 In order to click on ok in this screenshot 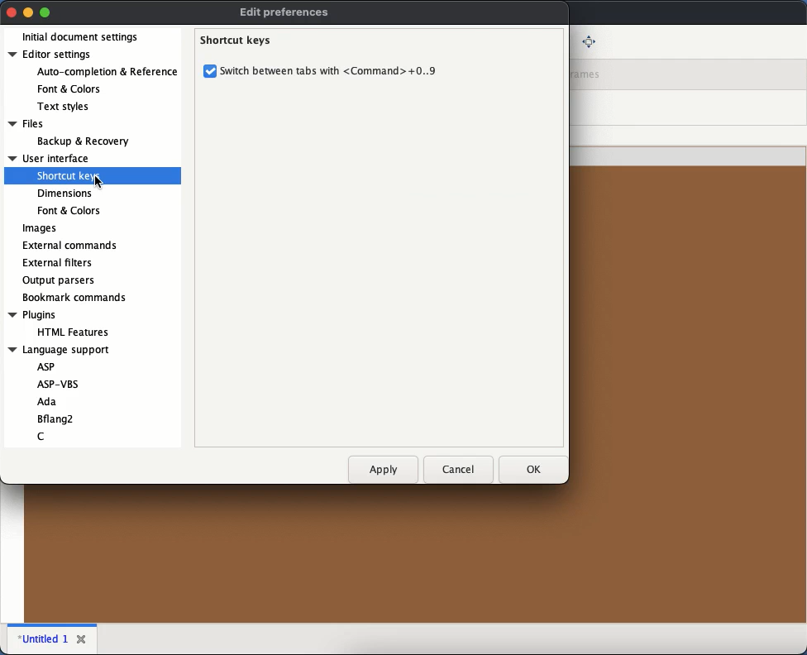, I will do `click(528, 470)`.